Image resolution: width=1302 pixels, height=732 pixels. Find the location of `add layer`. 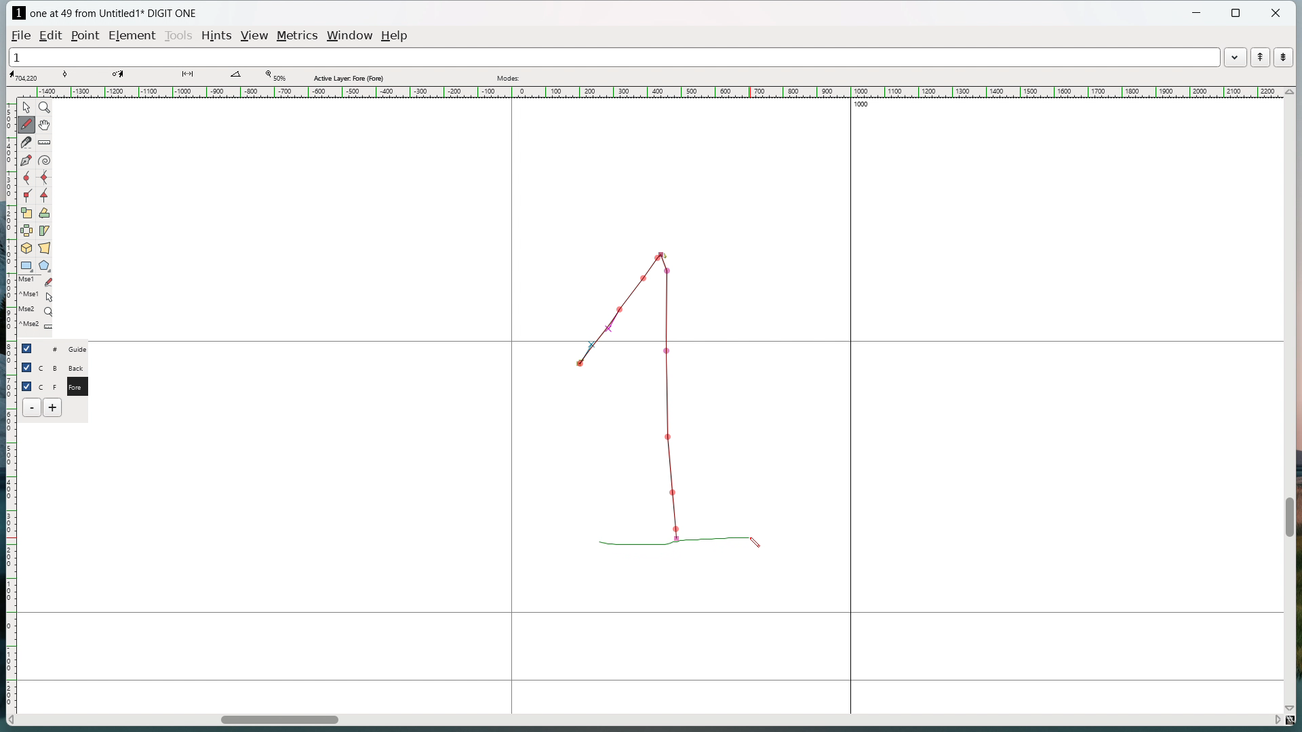

add layer is located at coordinates (54, 407).